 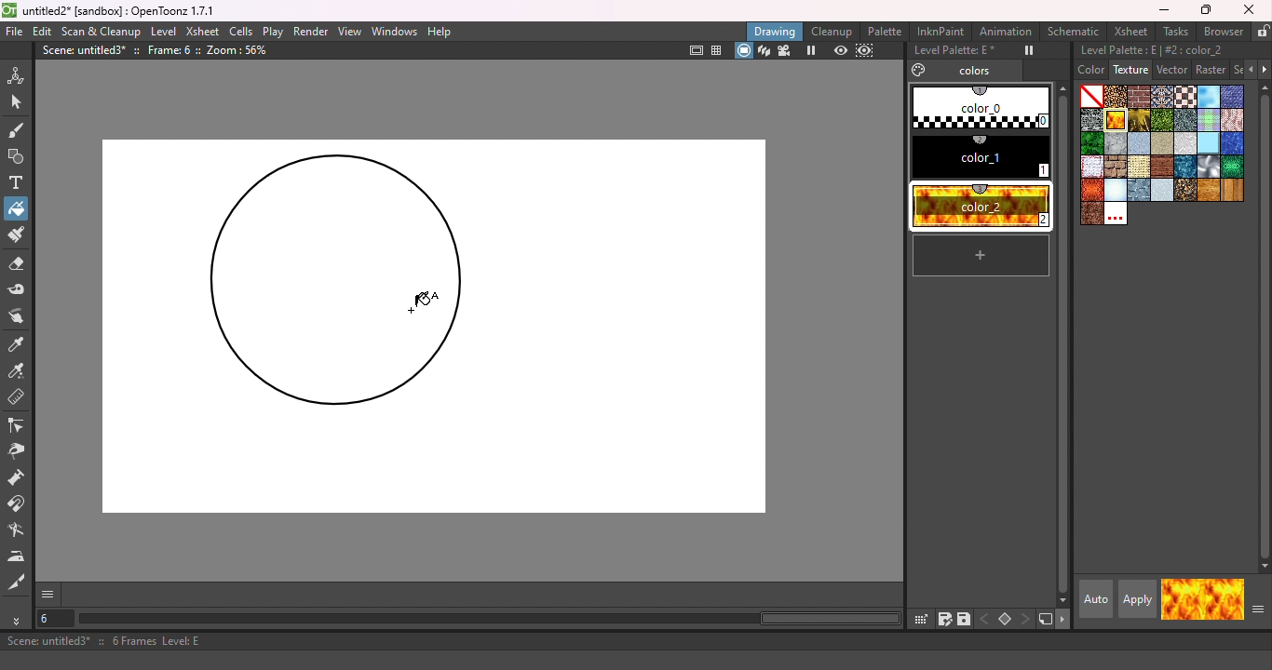 What do you see at coordinates (43, 32) in the screenshot?
I see `Edit` at bounding box center [43, 32].